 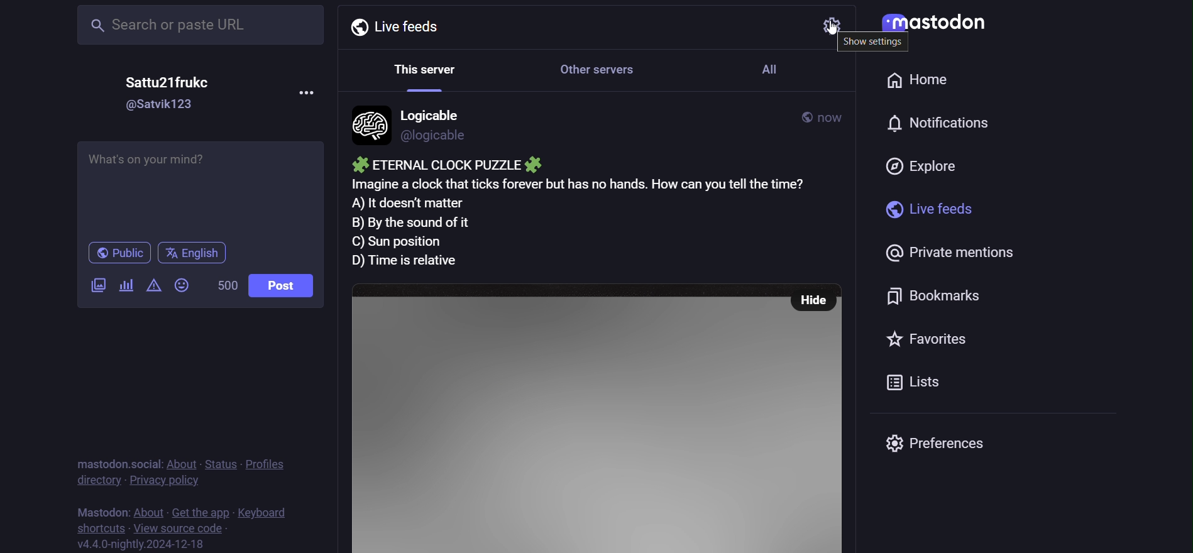 I want to click on live feed, so click(x=923, y=208).